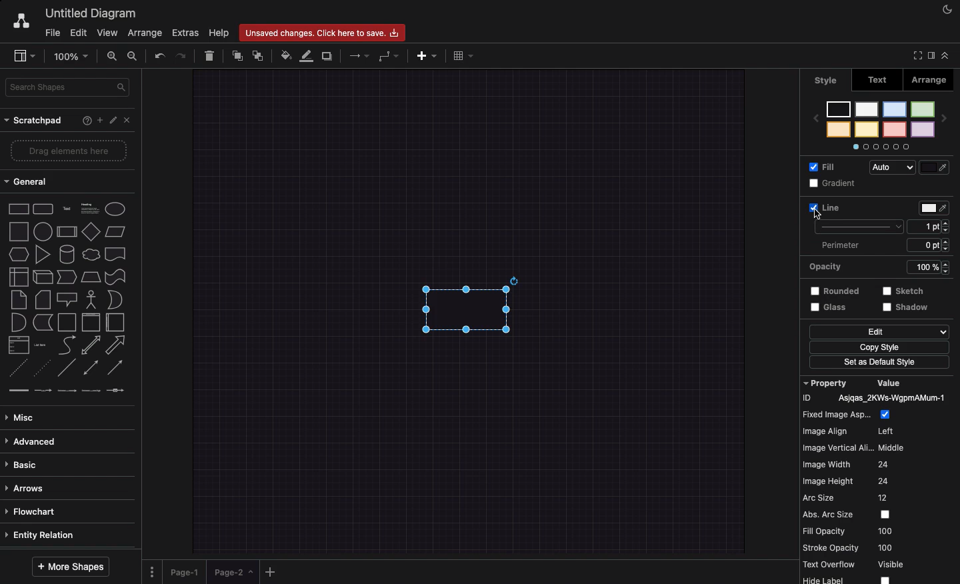  What do you see at coordinates (390, 57) in the screenshot?
I see `Waypoints` at bounding box center [390, 57].